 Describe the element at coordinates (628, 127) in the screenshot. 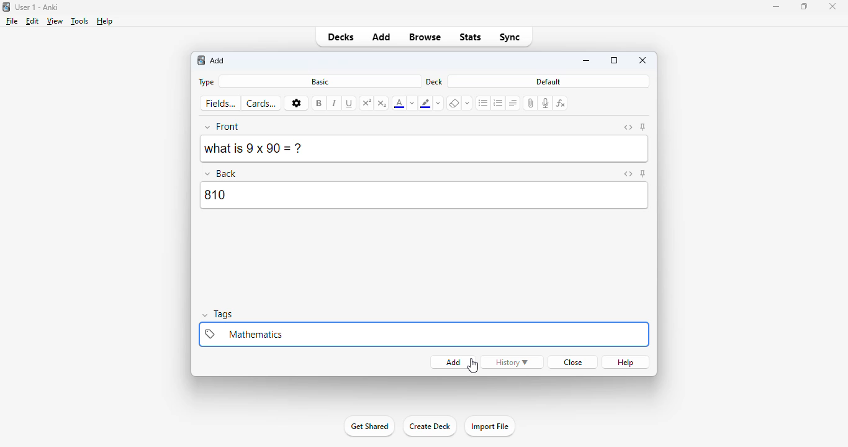

I see `toggle HTML editor` at that location.